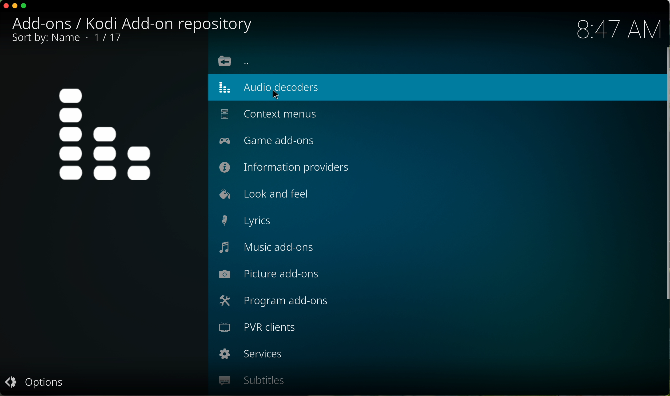 This screenshot has height=396, width=670. What do you see at coordinates (276, 95) in the screenshot?
I see `cursor` at bounding box center [276, 95].